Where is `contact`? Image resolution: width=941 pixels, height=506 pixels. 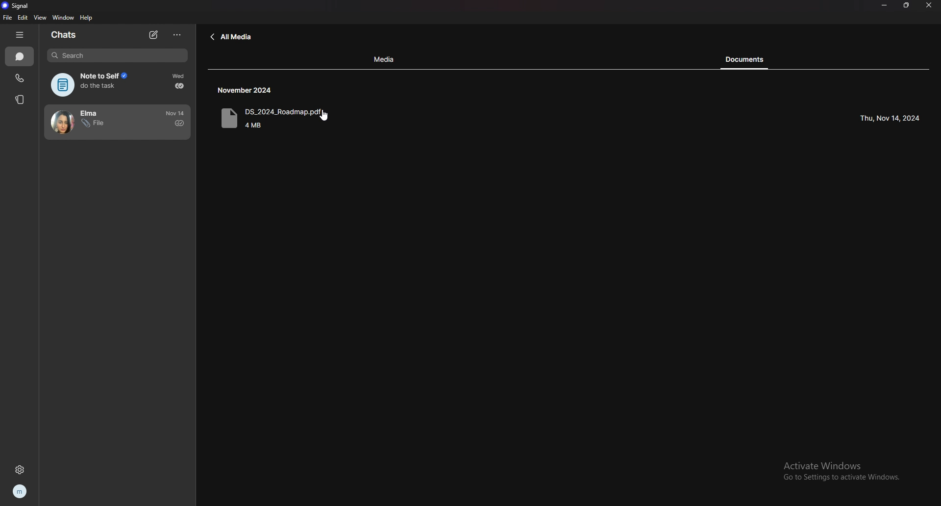 contact is located at coordinates (97, 122).